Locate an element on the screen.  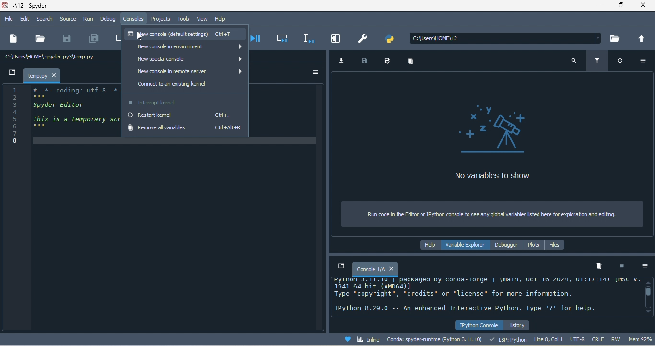
browse tabs is located at coordinates (340, 266).